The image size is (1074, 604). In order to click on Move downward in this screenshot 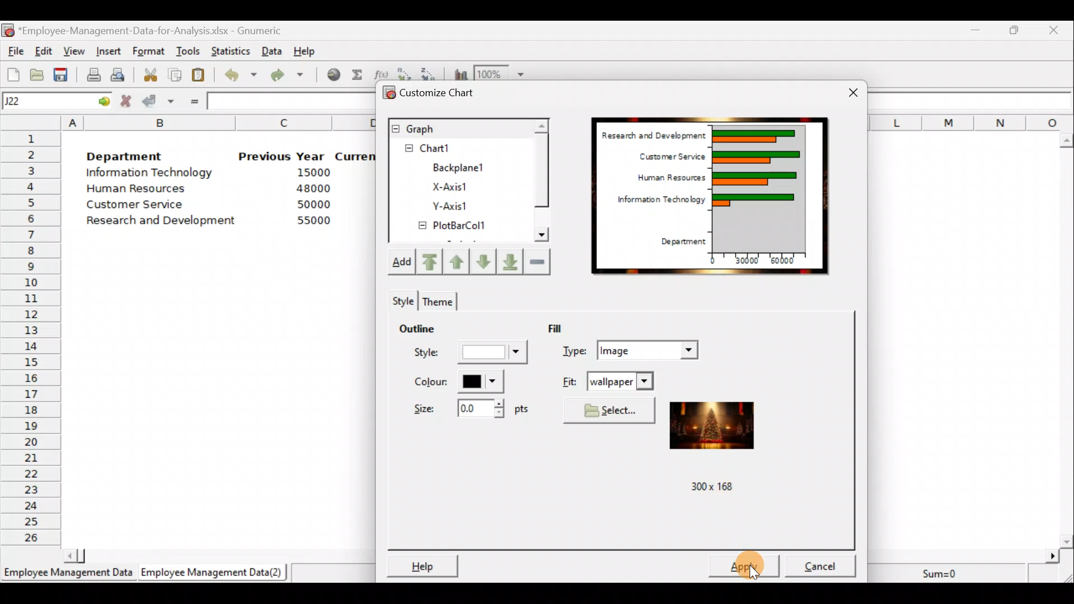, I will do `click(507, 259)`.